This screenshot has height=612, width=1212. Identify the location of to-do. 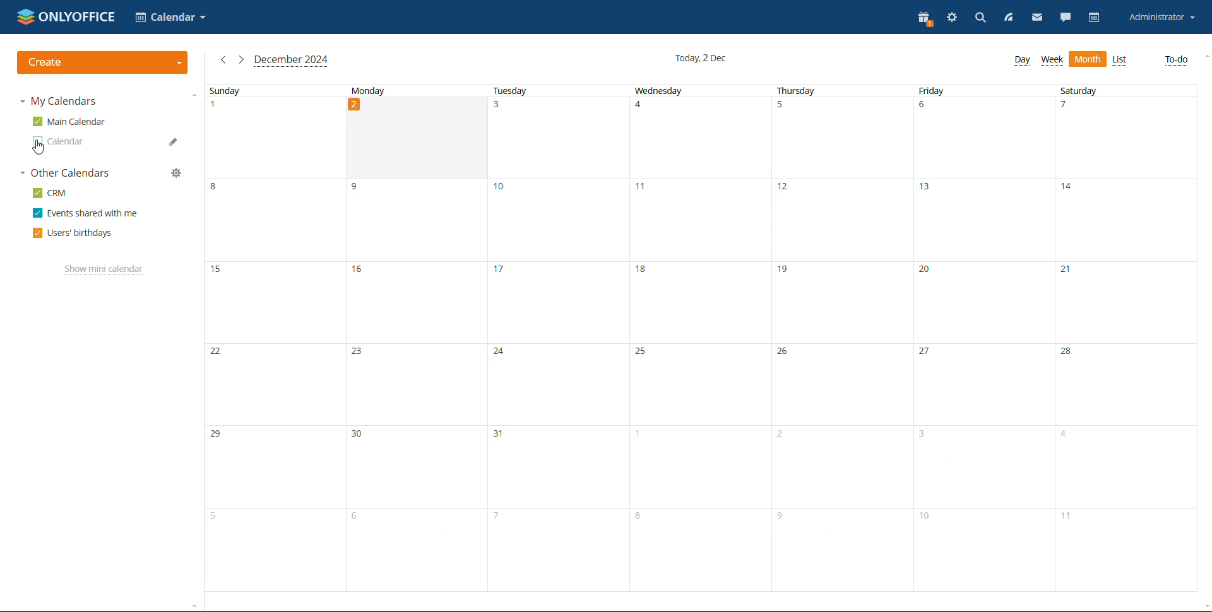
(1177, 59).